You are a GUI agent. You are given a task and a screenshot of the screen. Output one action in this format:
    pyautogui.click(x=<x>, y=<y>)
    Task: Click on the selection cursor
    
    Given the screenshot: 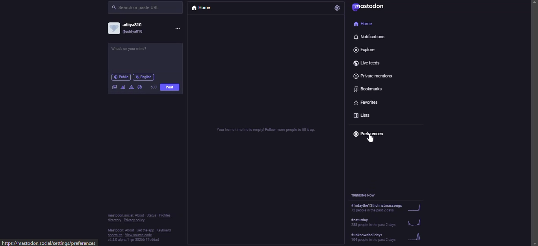 What is the action you would take?
    pyautogui.click(x=370, y=138)
    